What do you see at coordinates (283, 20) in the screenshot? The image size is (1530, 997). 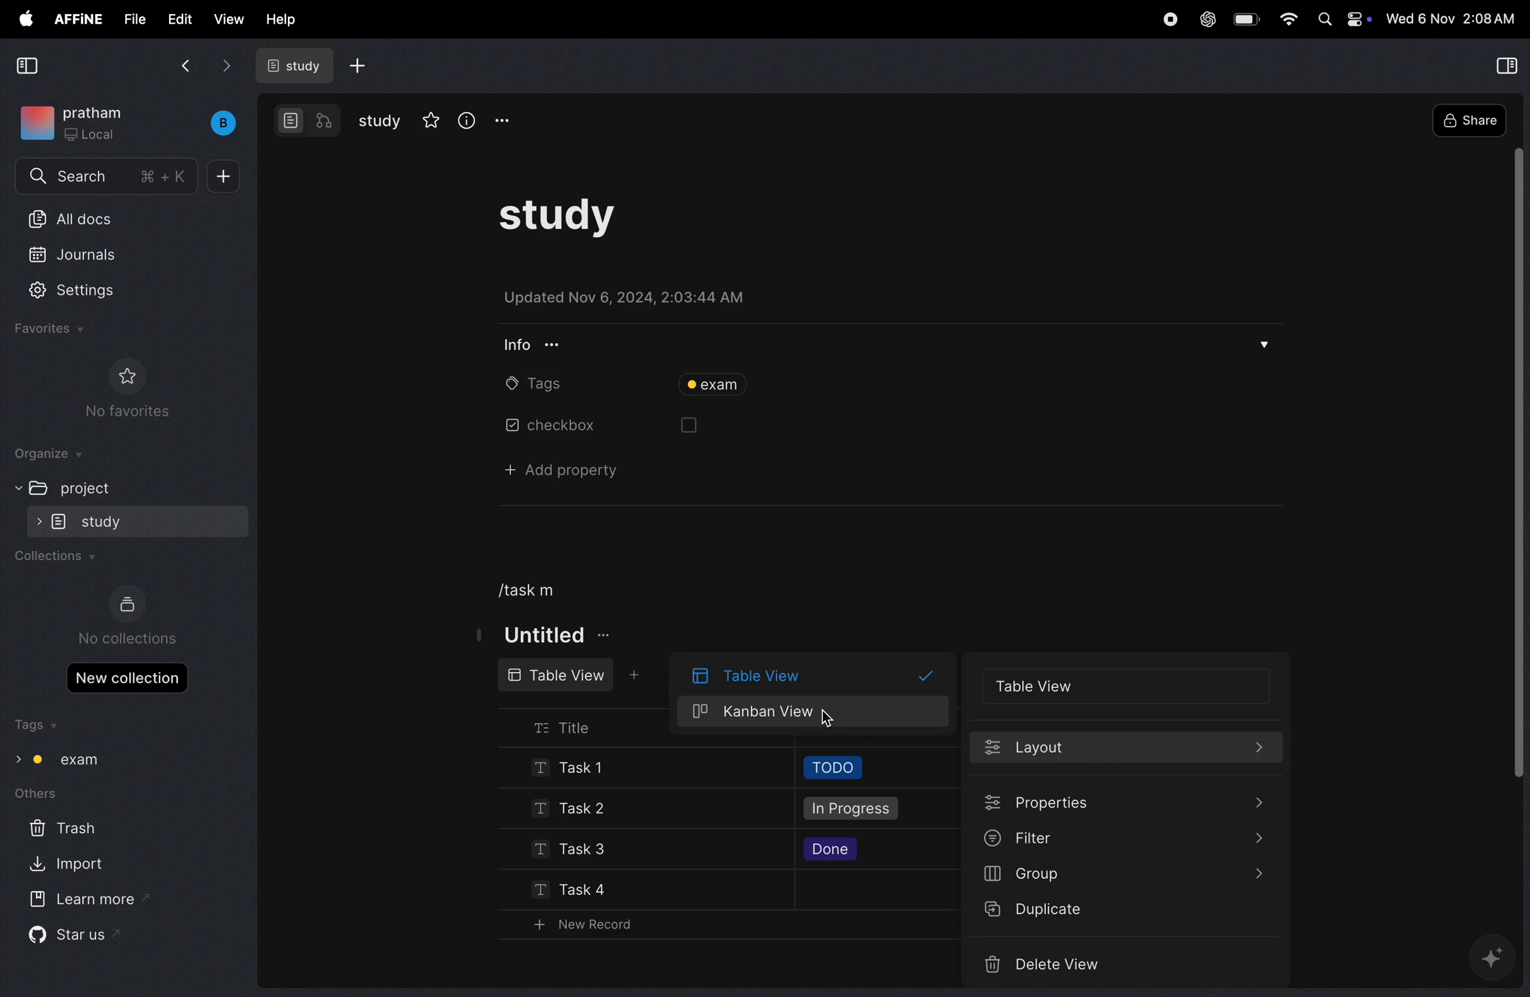 I see `help` at bounding box center [283, 20].